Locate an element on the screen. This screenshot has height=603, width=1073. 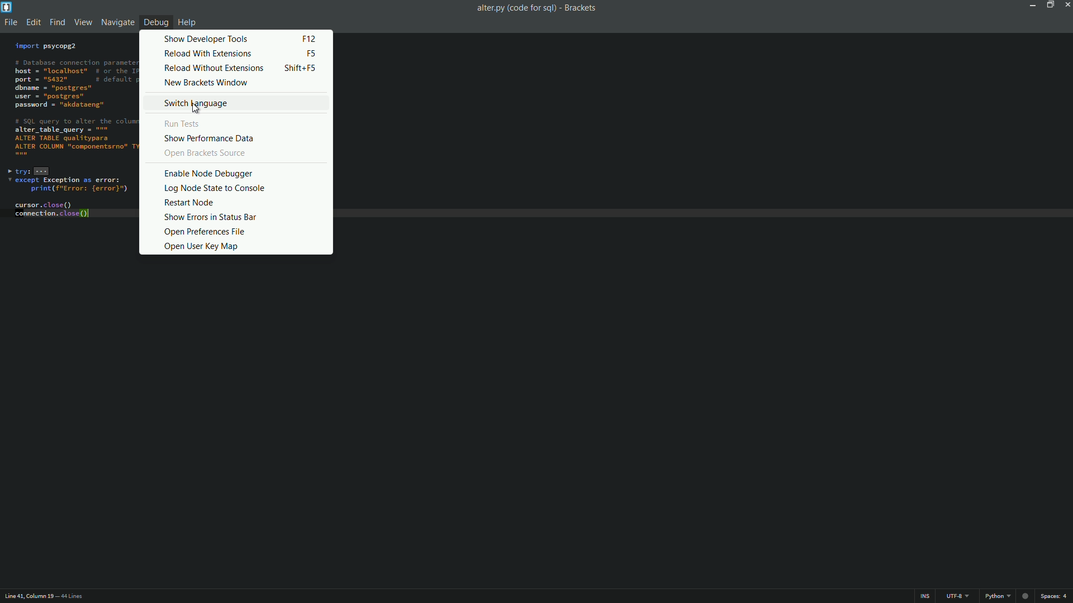
help menu is located at coordinates (187, 22).